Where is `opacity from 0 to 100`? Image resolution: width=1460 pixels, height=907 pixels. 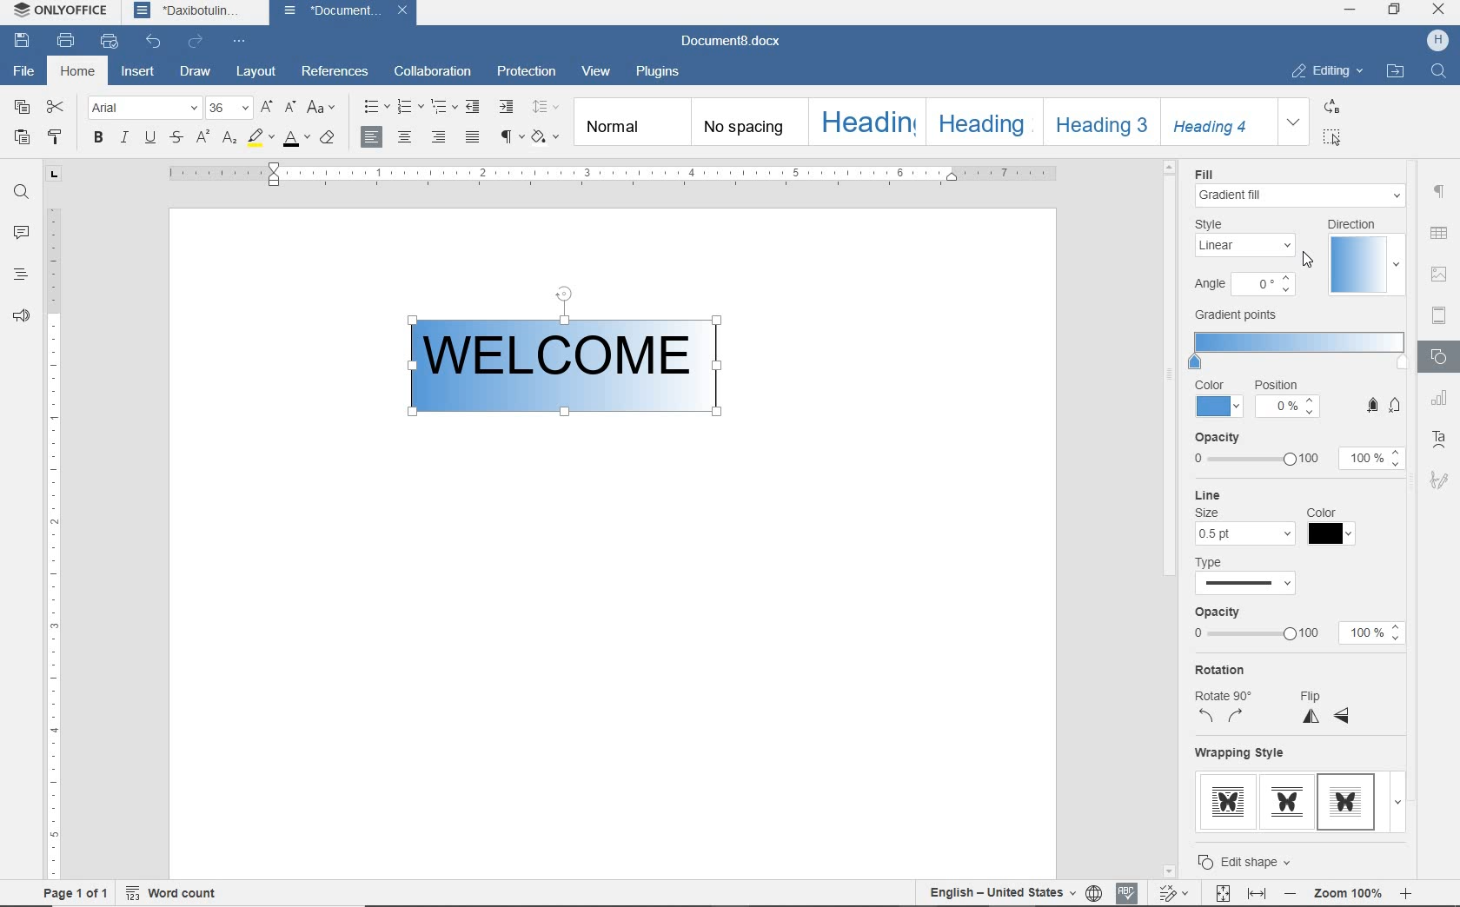 opacity from 0 to 100 is located at coordinates (1257, 633).